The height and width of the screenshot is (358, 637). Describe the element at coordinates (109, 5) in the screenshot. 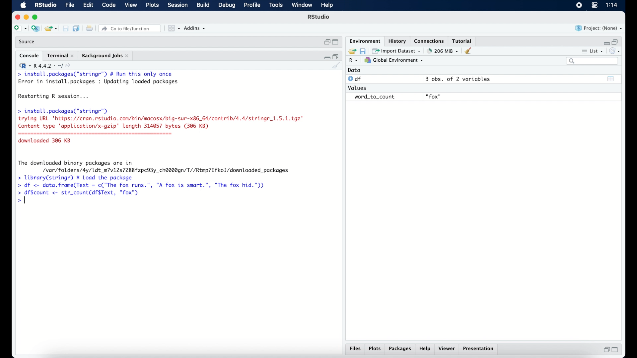

I see `code` at that location.